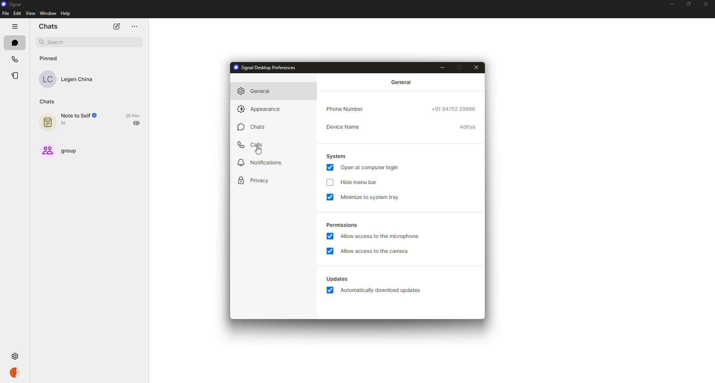 Image resolution: width=715 pixels, height=383 pixels. What do you see at coordinates (117, 26) in the screenshot?
I see `new chat` at bounding box center [117, 26].